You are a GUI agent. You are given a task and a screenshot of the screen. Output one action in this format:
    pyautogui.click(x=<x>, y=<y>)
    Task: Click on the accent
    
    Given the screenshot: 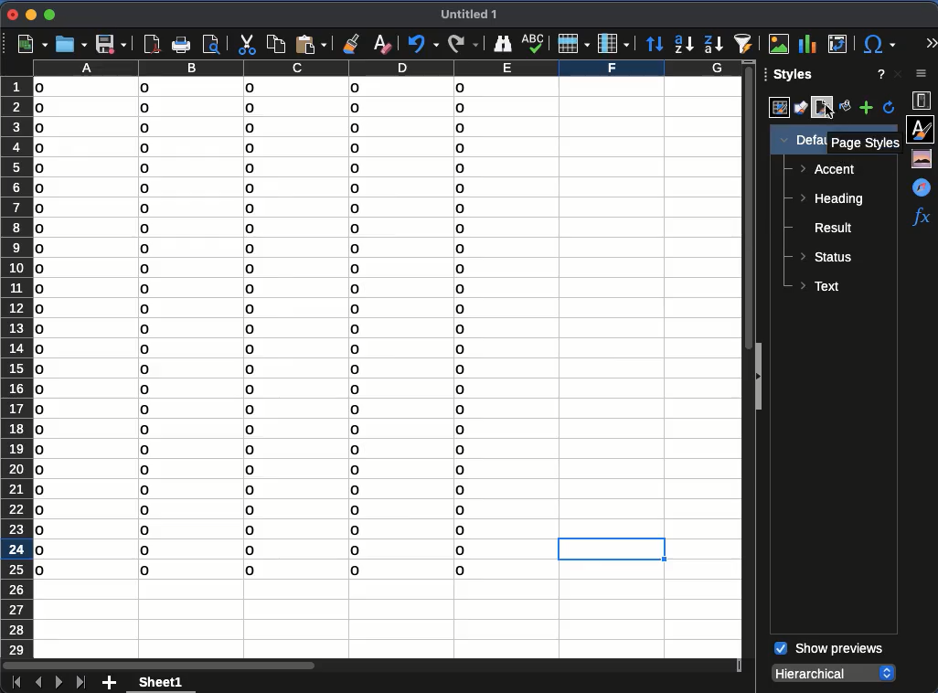 What is the action you would take?
    pyautogui.click(x=826, y=171)
    